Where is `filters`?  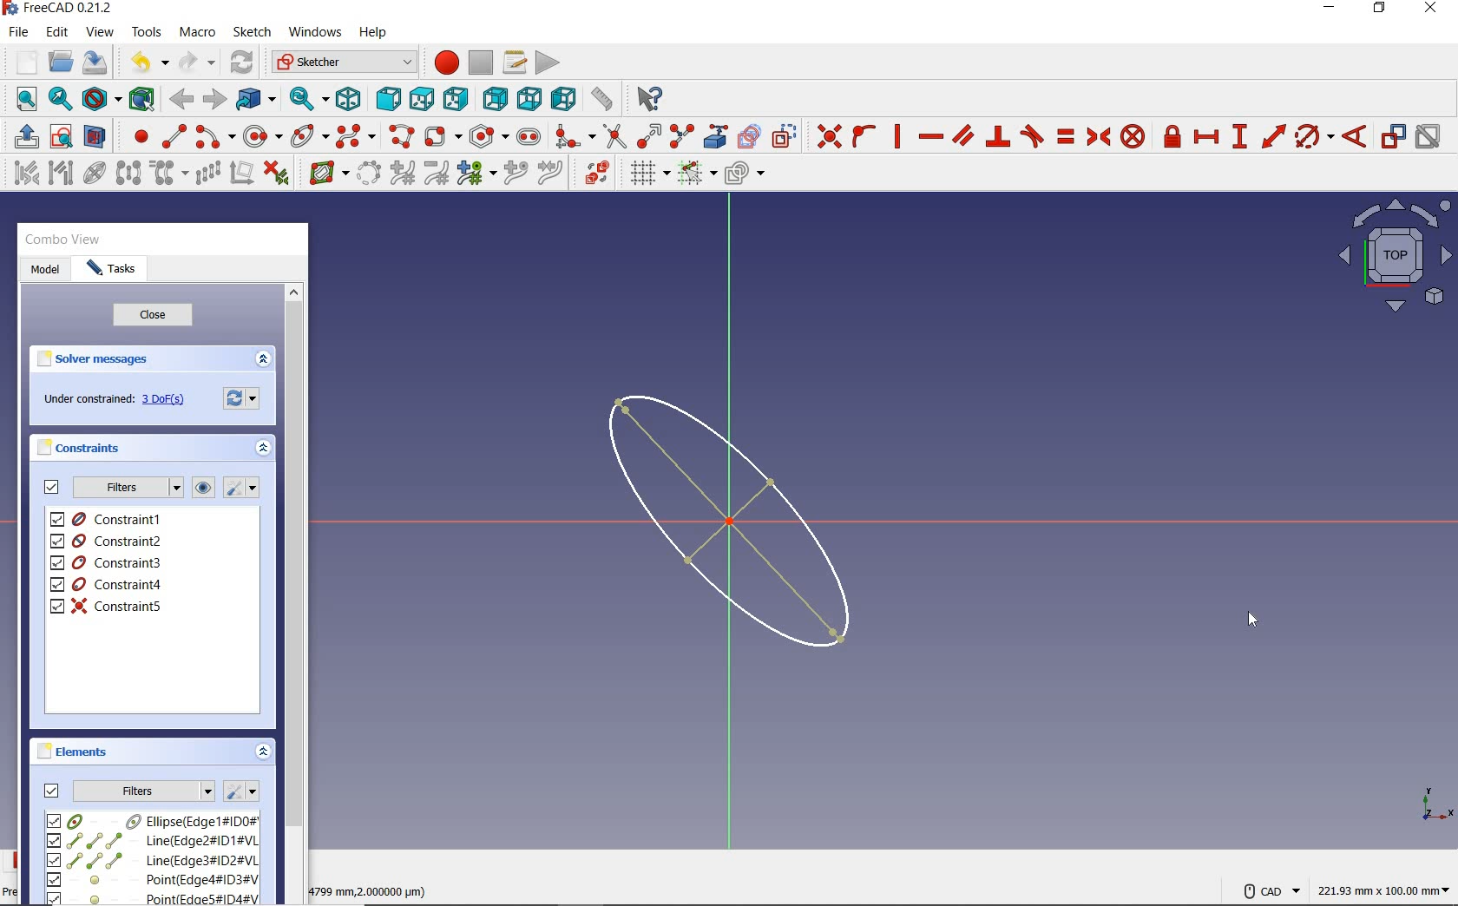 filters is located at coordinates (127, 488).